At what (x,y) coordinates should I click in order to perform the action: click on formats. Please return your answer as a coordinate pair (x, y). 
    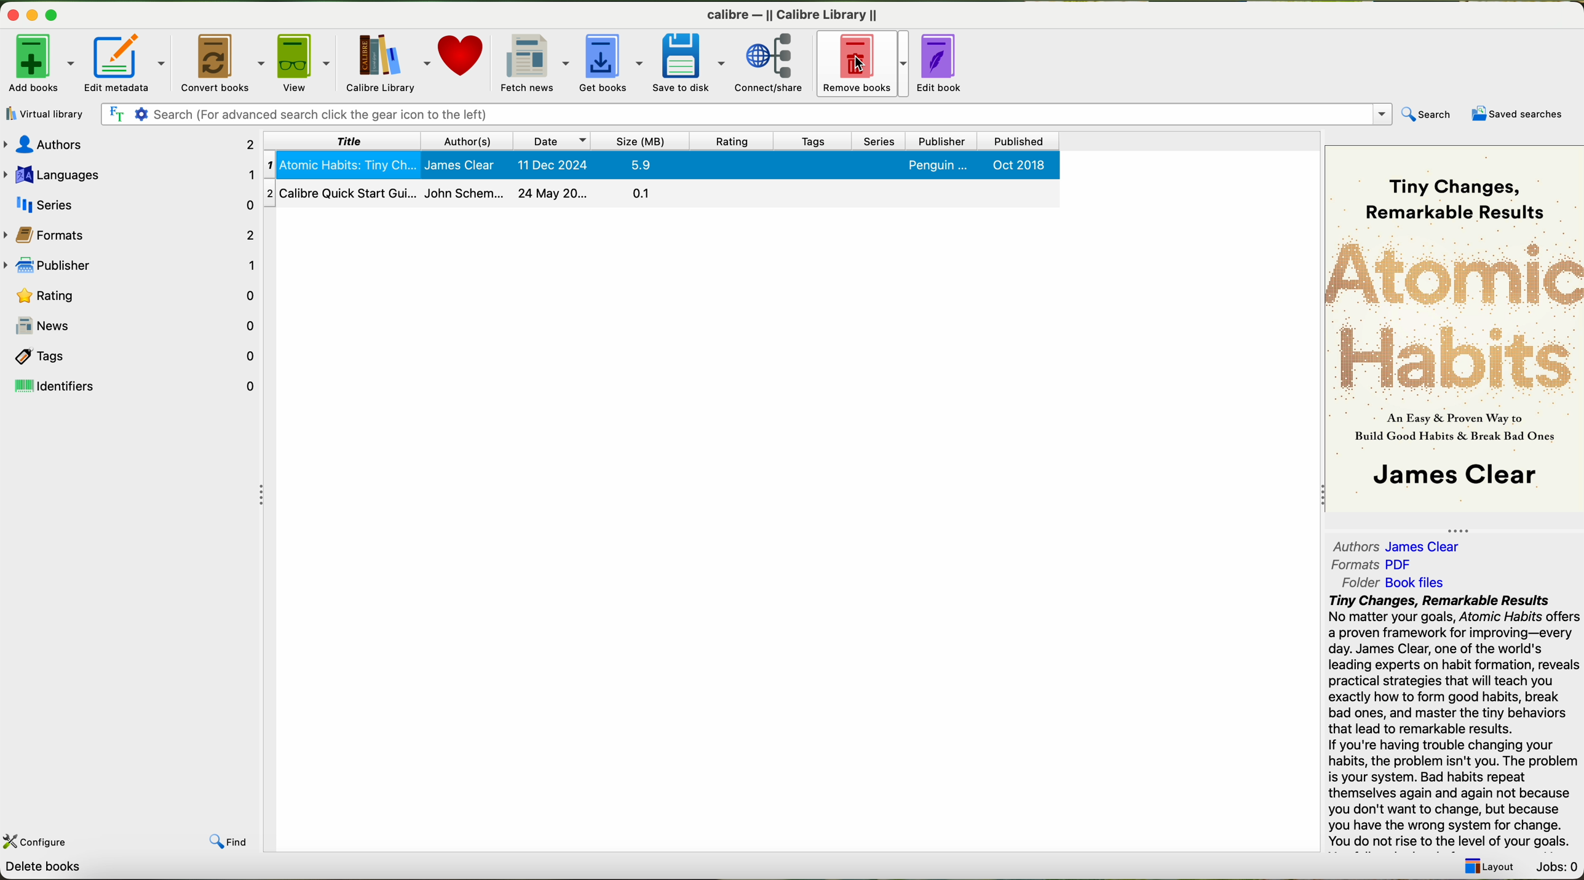
    Looking at the image, I should click on (1373, 564).